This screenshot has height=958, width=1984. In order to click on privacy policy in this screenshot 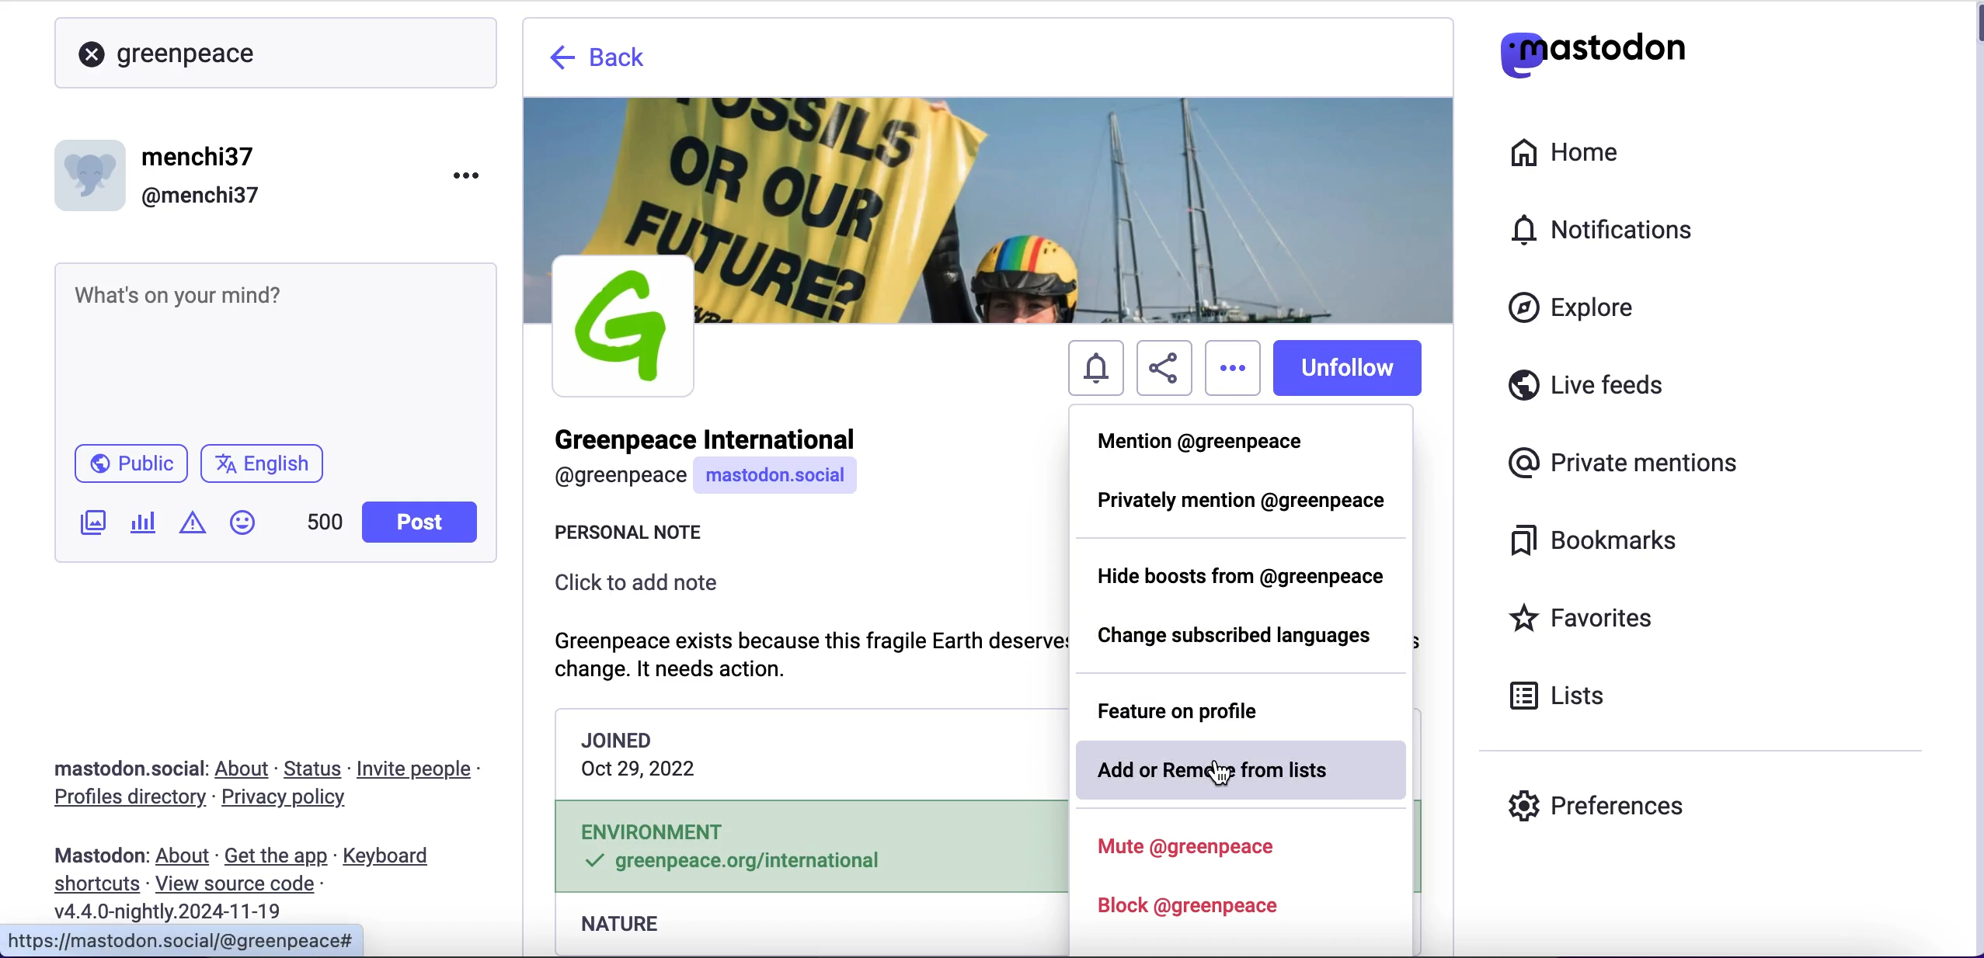, I will do `click(298, 800)`.